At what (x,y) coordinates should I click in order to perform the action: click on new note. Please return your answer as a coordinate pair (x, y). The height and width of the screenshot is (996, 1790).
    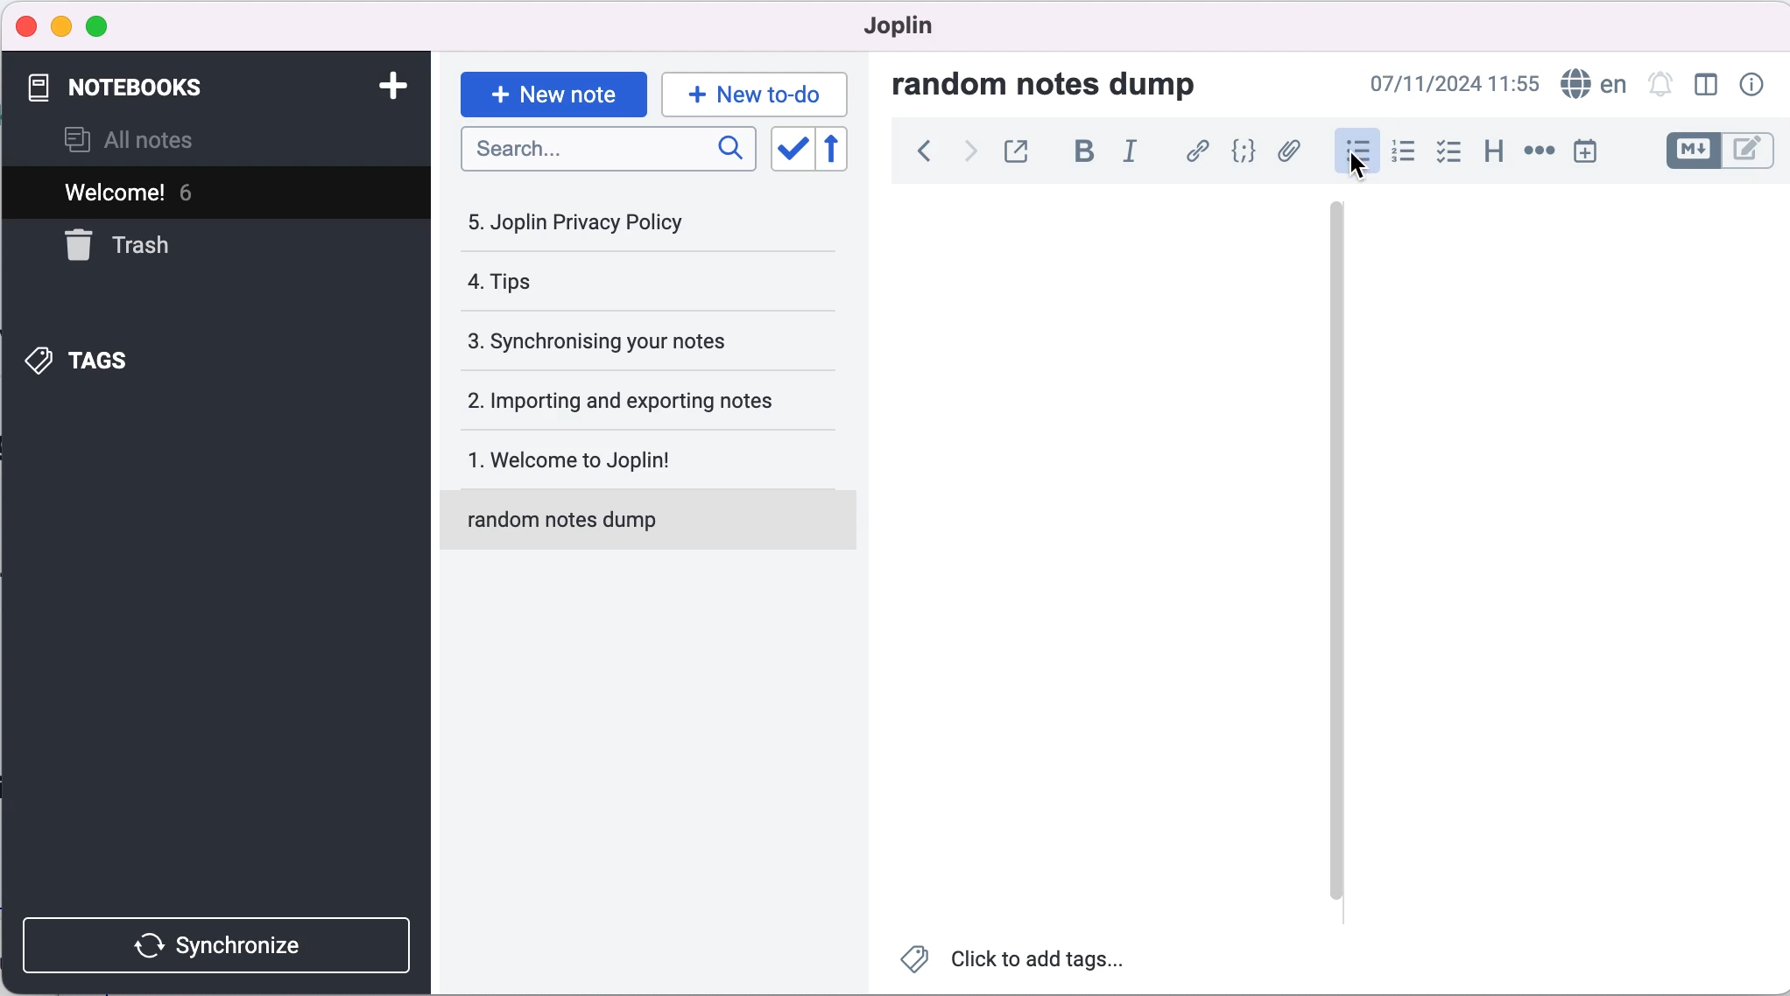
    Looking at the image, I should click on (552, 92).